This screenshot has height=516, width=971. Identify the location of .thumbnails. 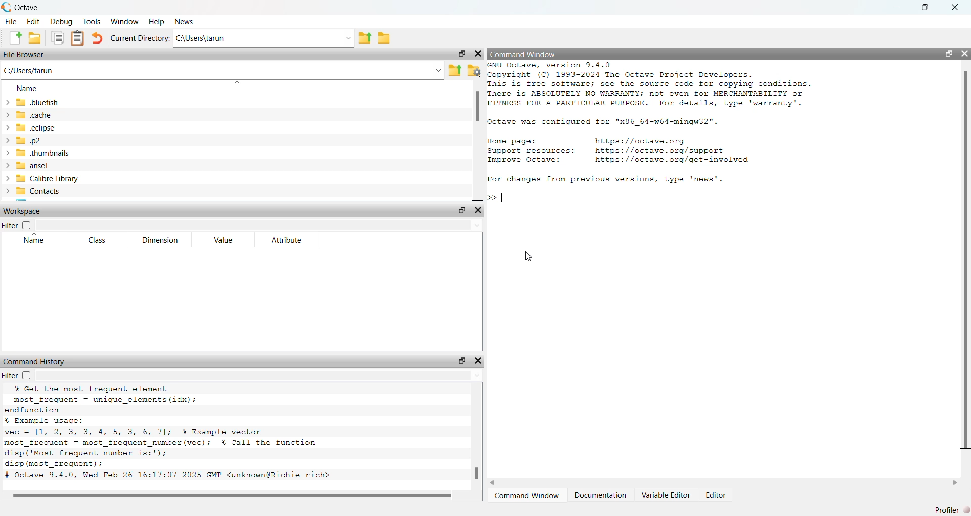
(44, 153).